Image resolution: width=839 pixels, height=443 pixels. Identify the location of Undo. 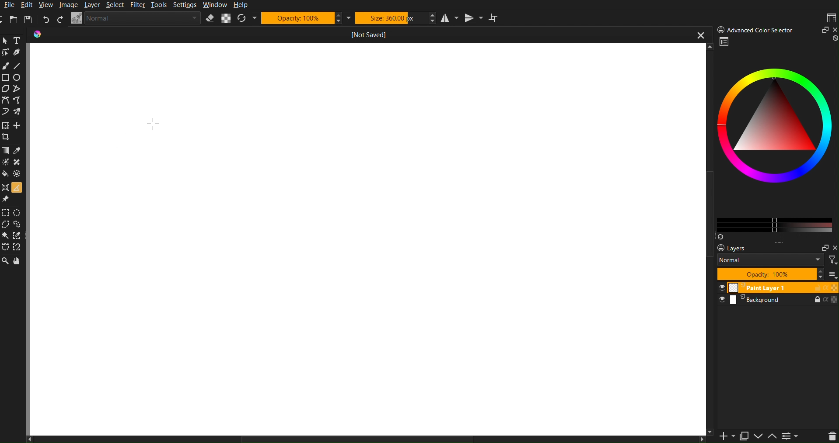
(46, 19).